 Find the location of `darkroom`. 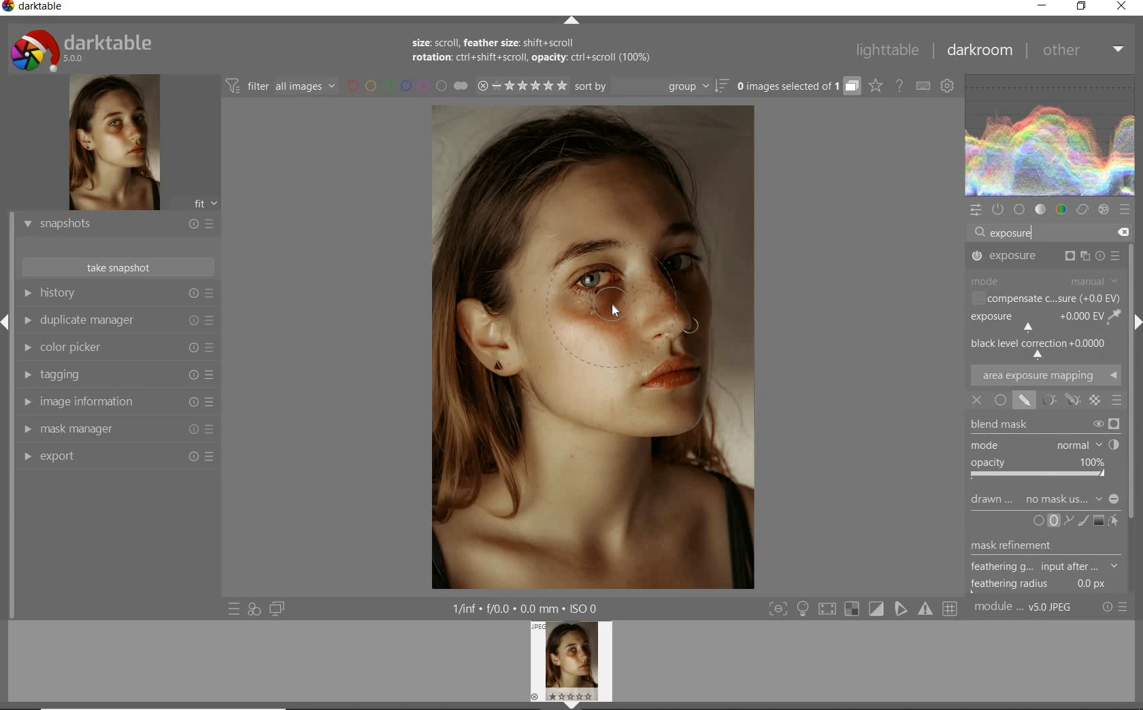

darkroom is located at coordinates (978, 51).